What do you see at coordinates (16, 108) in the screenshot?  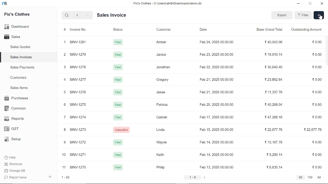 I see `Common` at bounding box center [16, 108].